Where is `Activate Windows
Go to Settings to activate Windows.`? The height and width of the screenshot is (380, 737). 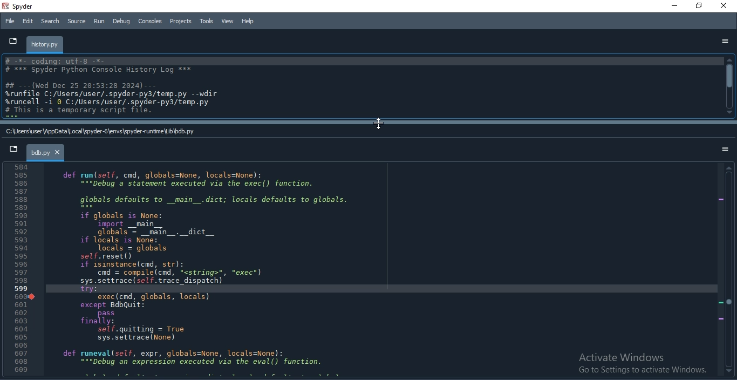
Activate Windows
Go to Settings to activate Windows. is located at coordinates (639, 364).